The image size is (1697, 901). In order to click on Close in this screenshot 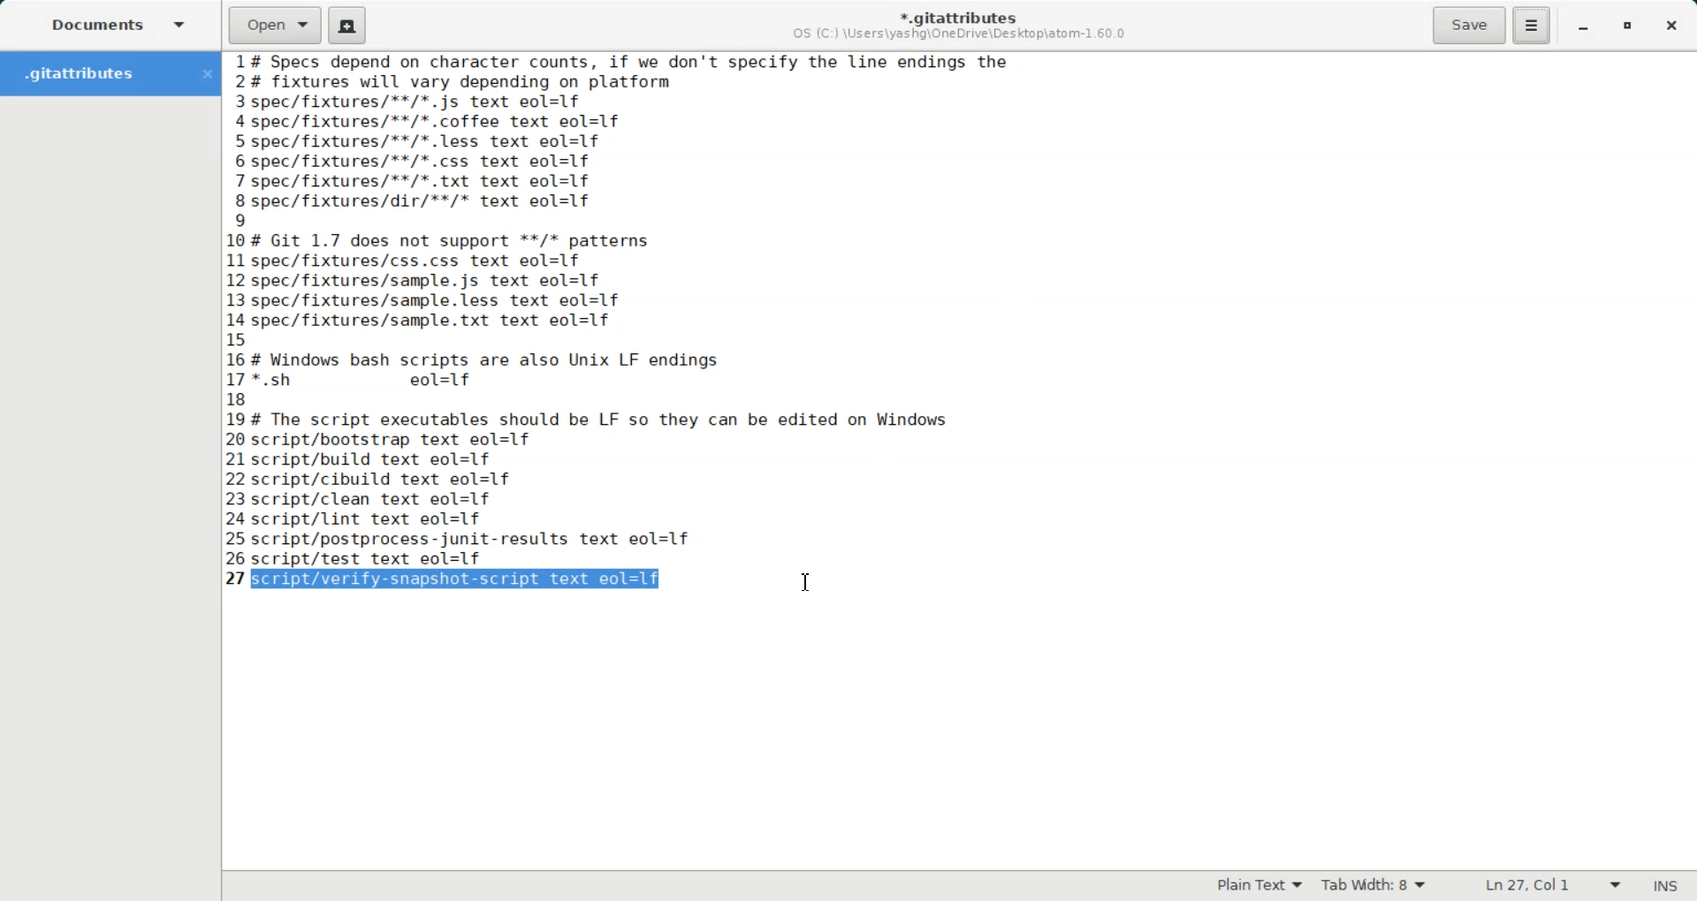, I will do `click(1671, 27)`.